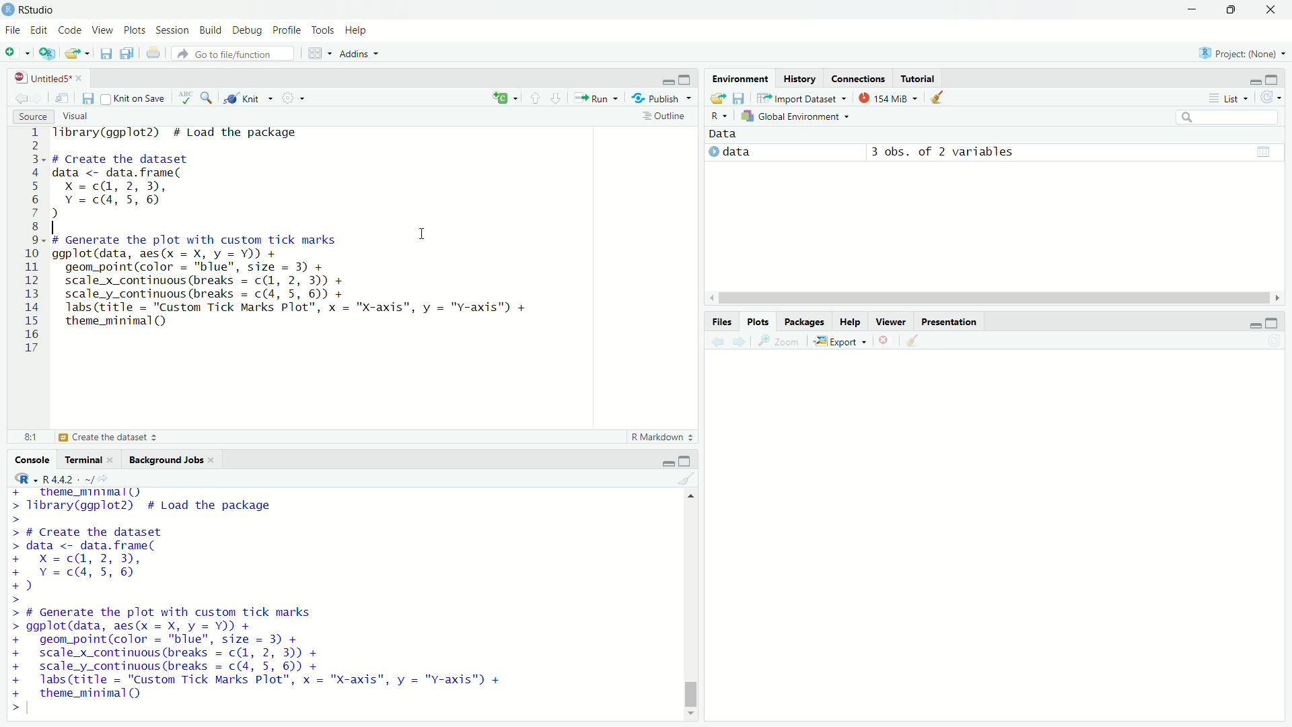  I want to click on profile, so click(287, 30).